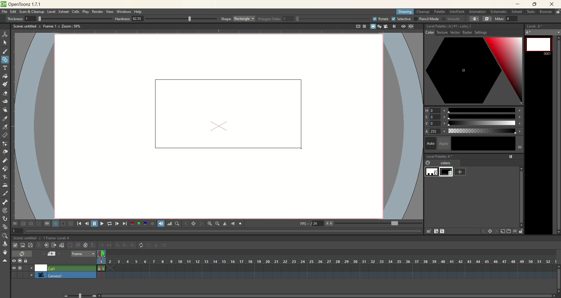 This screenshot has height=298, width=561. Describe the element at coordinates (47, 27) in the screenshot. I see `scene untitled :: Frame 1 :: Zoom 59% ` at that location.